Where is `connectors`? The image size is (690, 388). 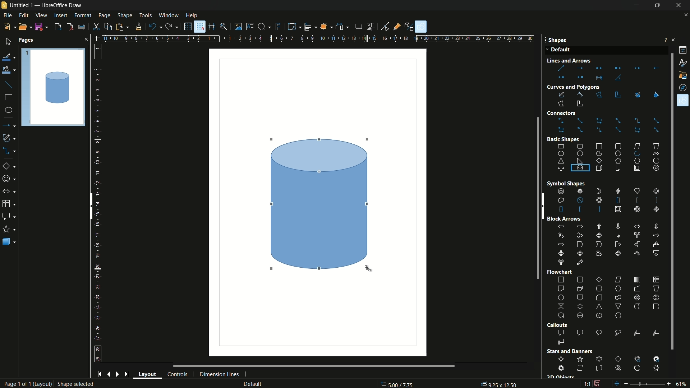 connectors is located at coordinates (10, 151).